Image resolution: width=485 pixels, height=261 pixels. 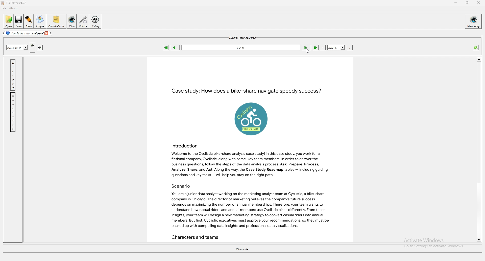 What do you see at coordinates (336, 48) in the screenshot?
I see `zoom percentage` at bounding box center [336, 48].